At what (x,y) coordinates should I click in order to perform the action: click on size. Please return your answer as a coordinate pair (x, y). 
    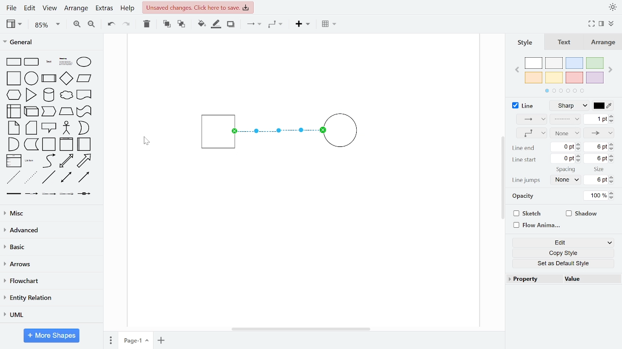
    Looking at the image, I should click on (600, 170).